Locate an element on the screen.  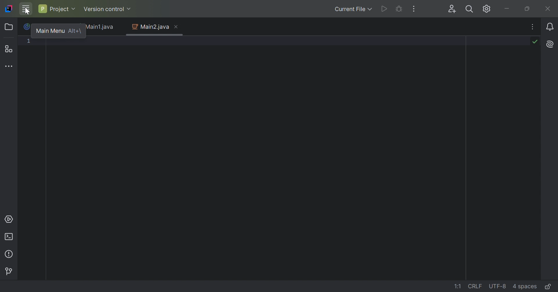
Problems is located at coordinates (10, 253).